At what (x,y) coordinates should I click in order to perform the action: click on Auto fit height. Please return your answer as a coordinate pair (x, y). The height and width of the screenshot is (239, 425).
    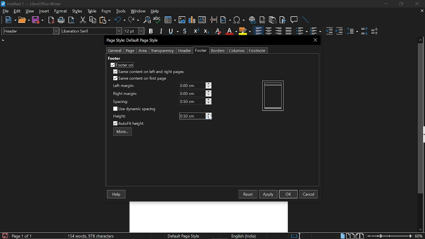
    Looking at the image, I should click on (133, 123).